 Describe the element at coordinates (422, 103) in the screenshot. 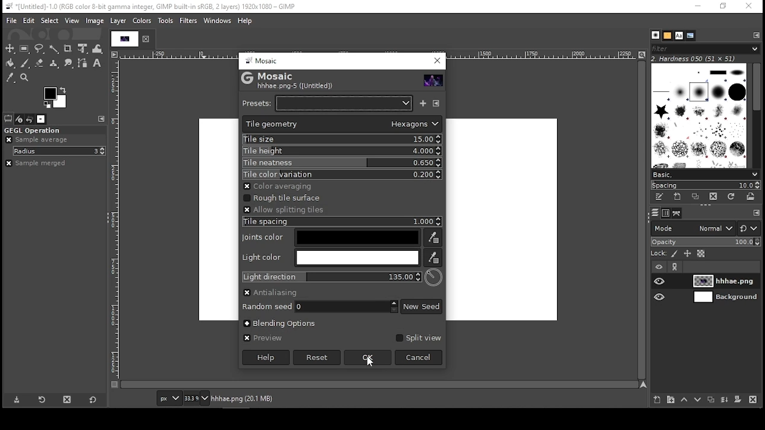

I see `save named preset` at that location.